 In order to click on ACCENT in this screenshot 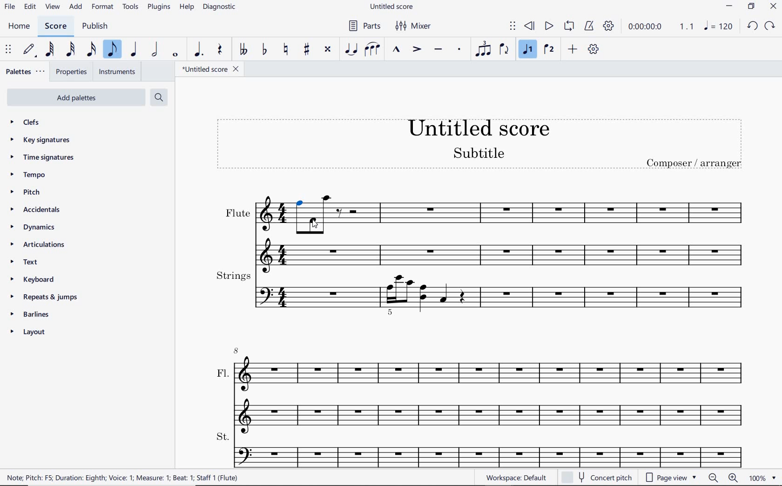, I will do `click(417, 50)`.